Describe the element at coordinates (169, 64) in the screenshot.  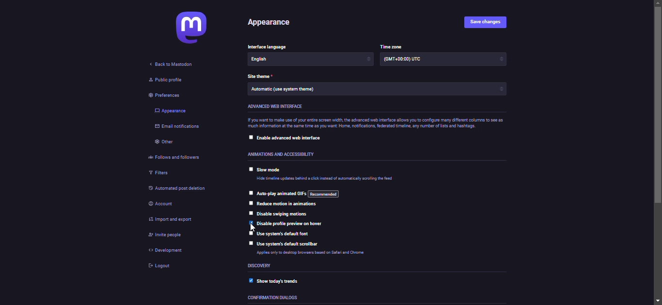
I see `back to mastodon` at that location.